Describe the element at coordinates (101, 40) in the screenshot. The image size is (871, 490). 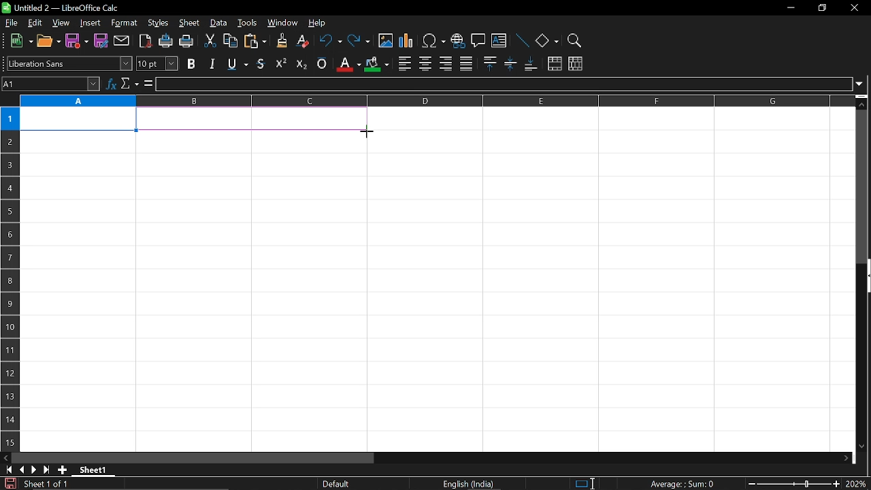
I see `save as` at that location.